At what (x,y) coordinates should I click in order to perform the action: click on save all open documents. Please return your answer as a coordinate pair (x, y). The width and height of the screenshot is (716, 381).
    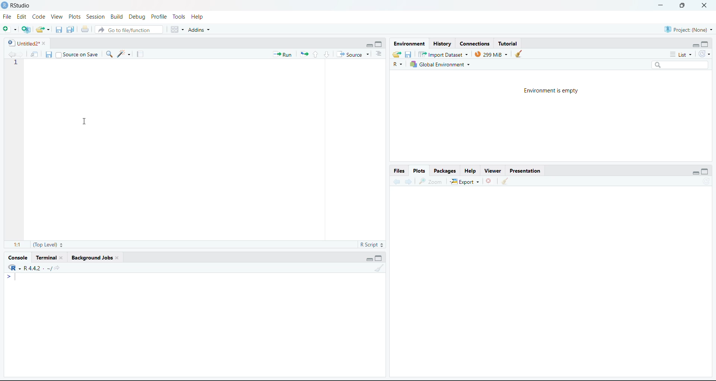
    Looking at the image, I should click on (70, 29).